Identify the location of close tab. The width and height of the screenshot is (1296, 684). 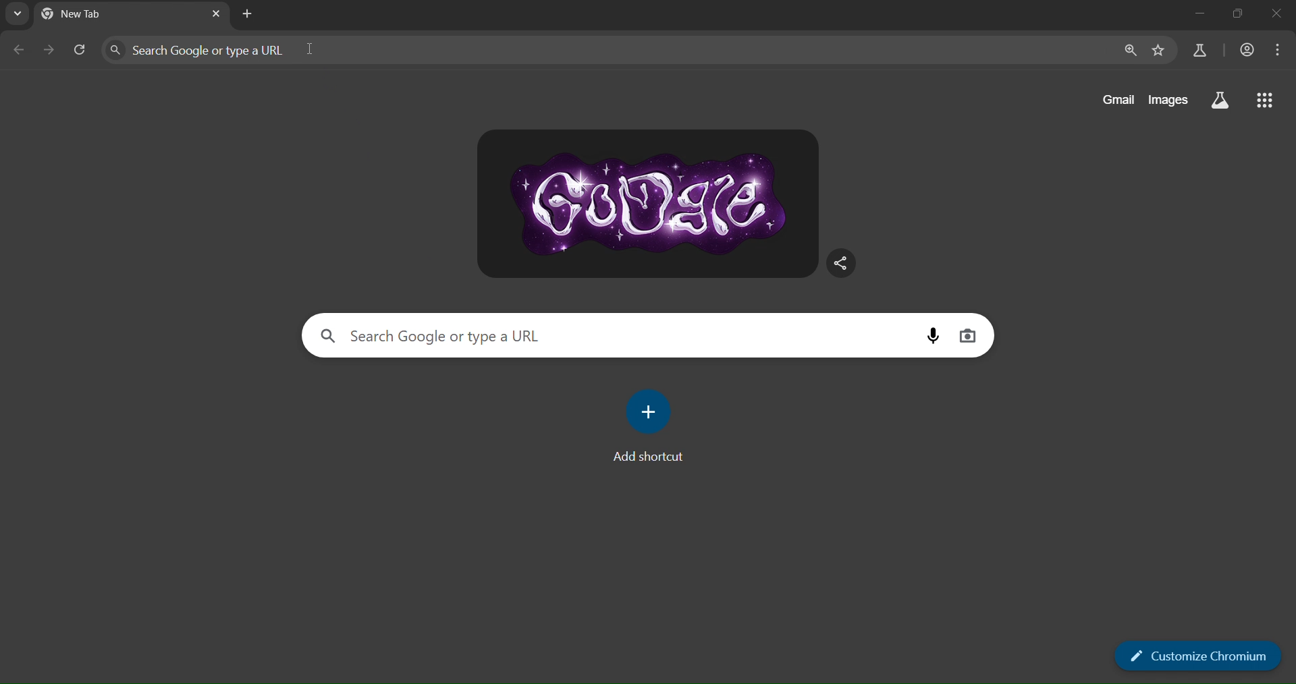
(216, 13).